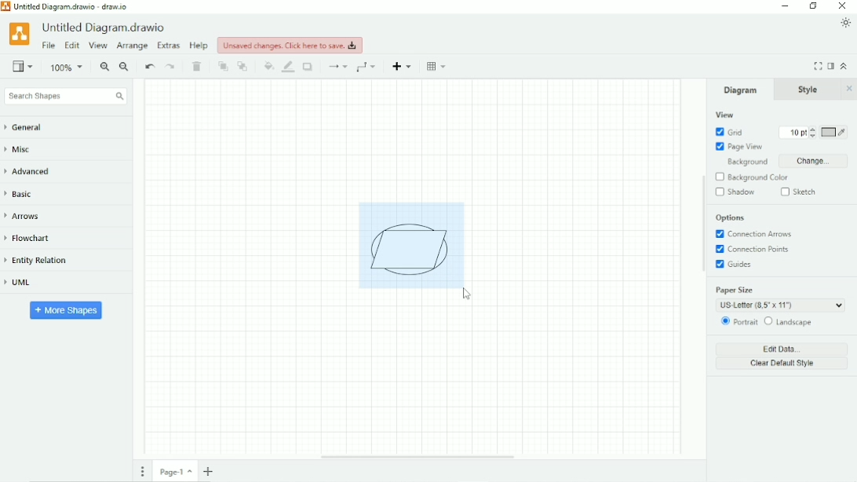  I want to click on Change, so click(812, 161).